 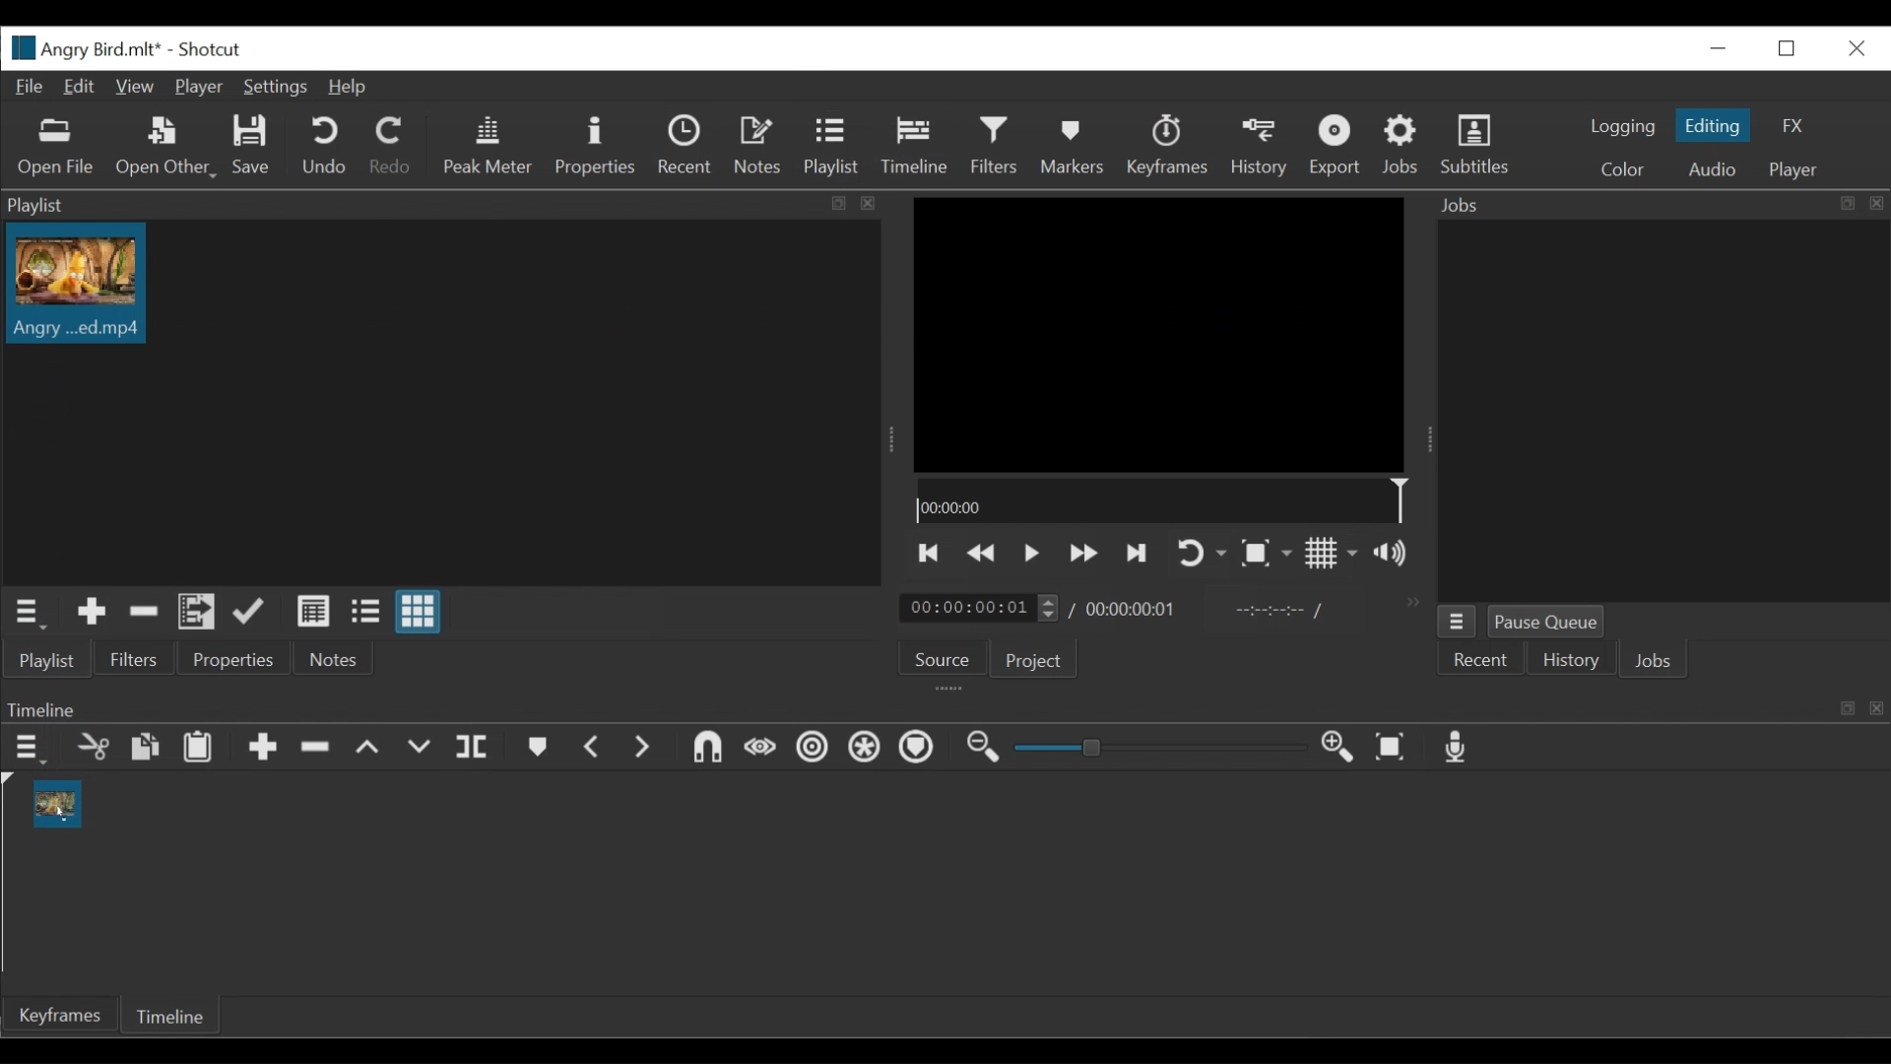 I want to click on logging, so click(x=1620, y=127).